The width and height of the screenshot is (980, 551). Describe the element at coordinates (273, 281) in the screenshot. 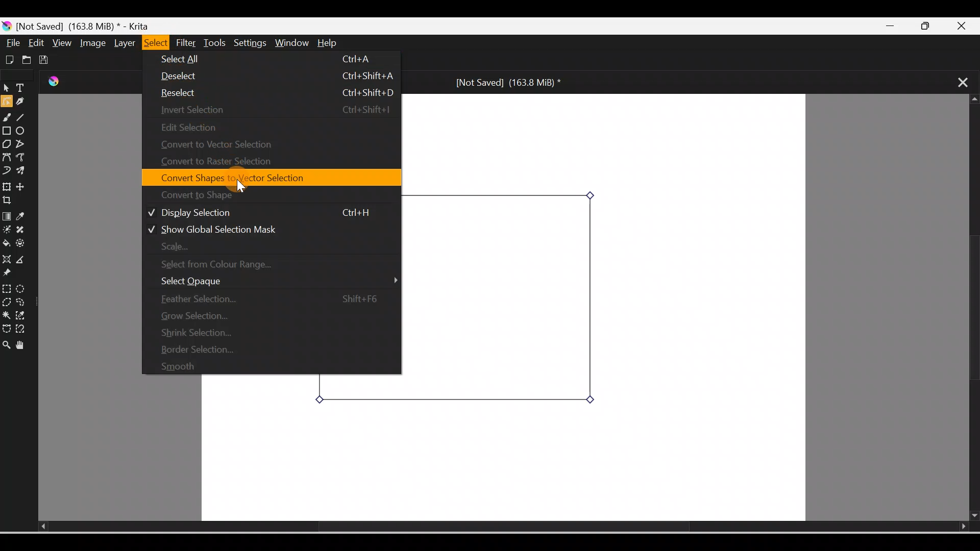

I see `Select opaque` at that location.